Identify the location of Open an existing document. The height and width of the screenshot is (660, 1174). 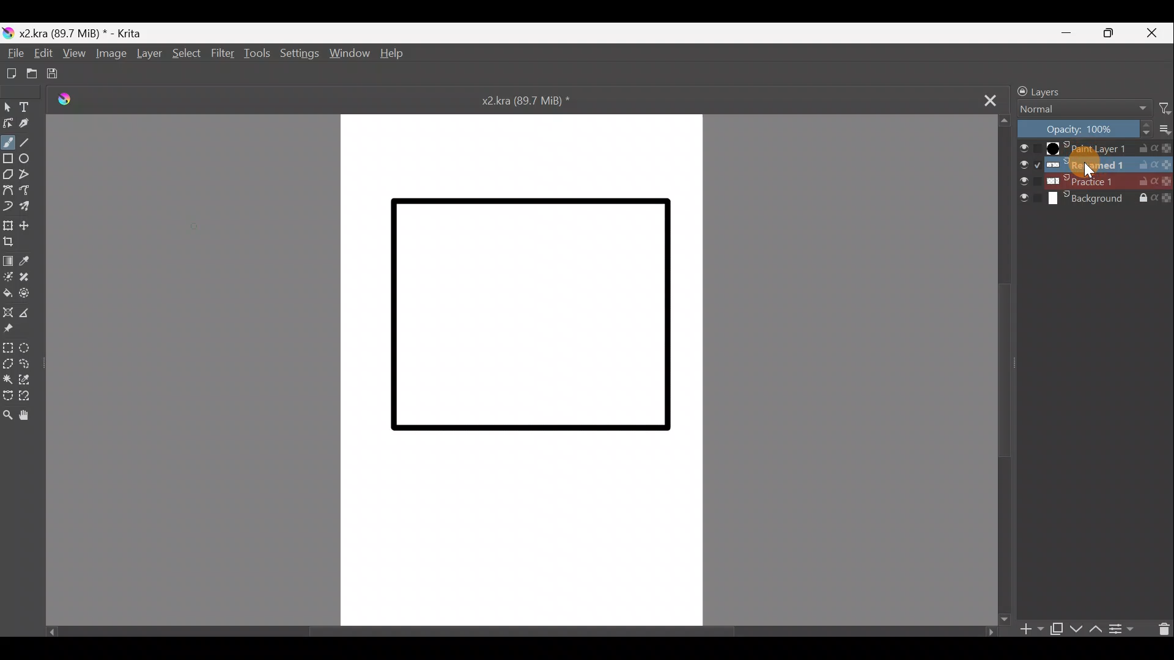
(31, 73).